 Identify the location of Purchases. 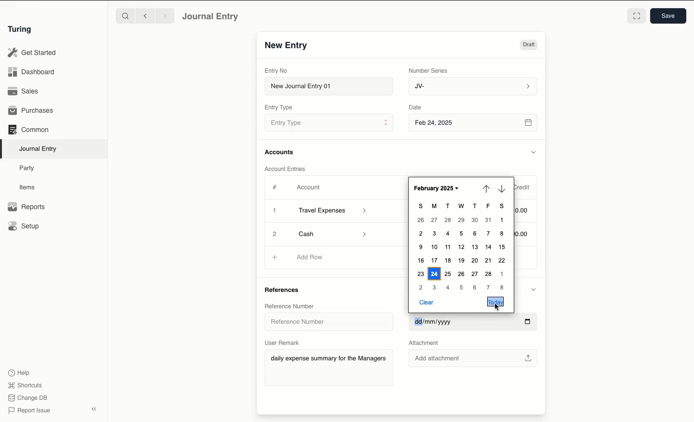
(31, 111).